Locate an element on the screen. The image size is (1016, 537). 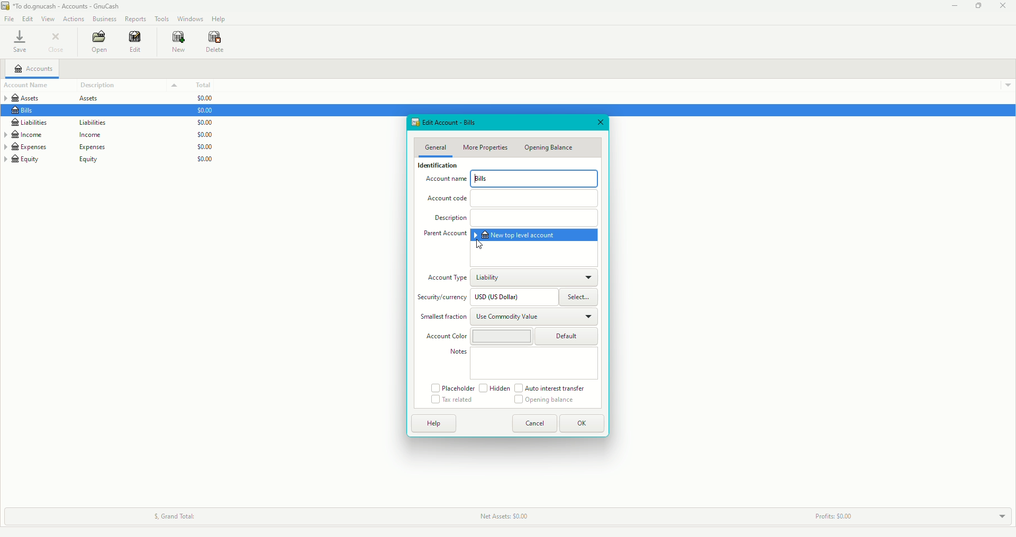
cursor is located at coordinates (480, 245).